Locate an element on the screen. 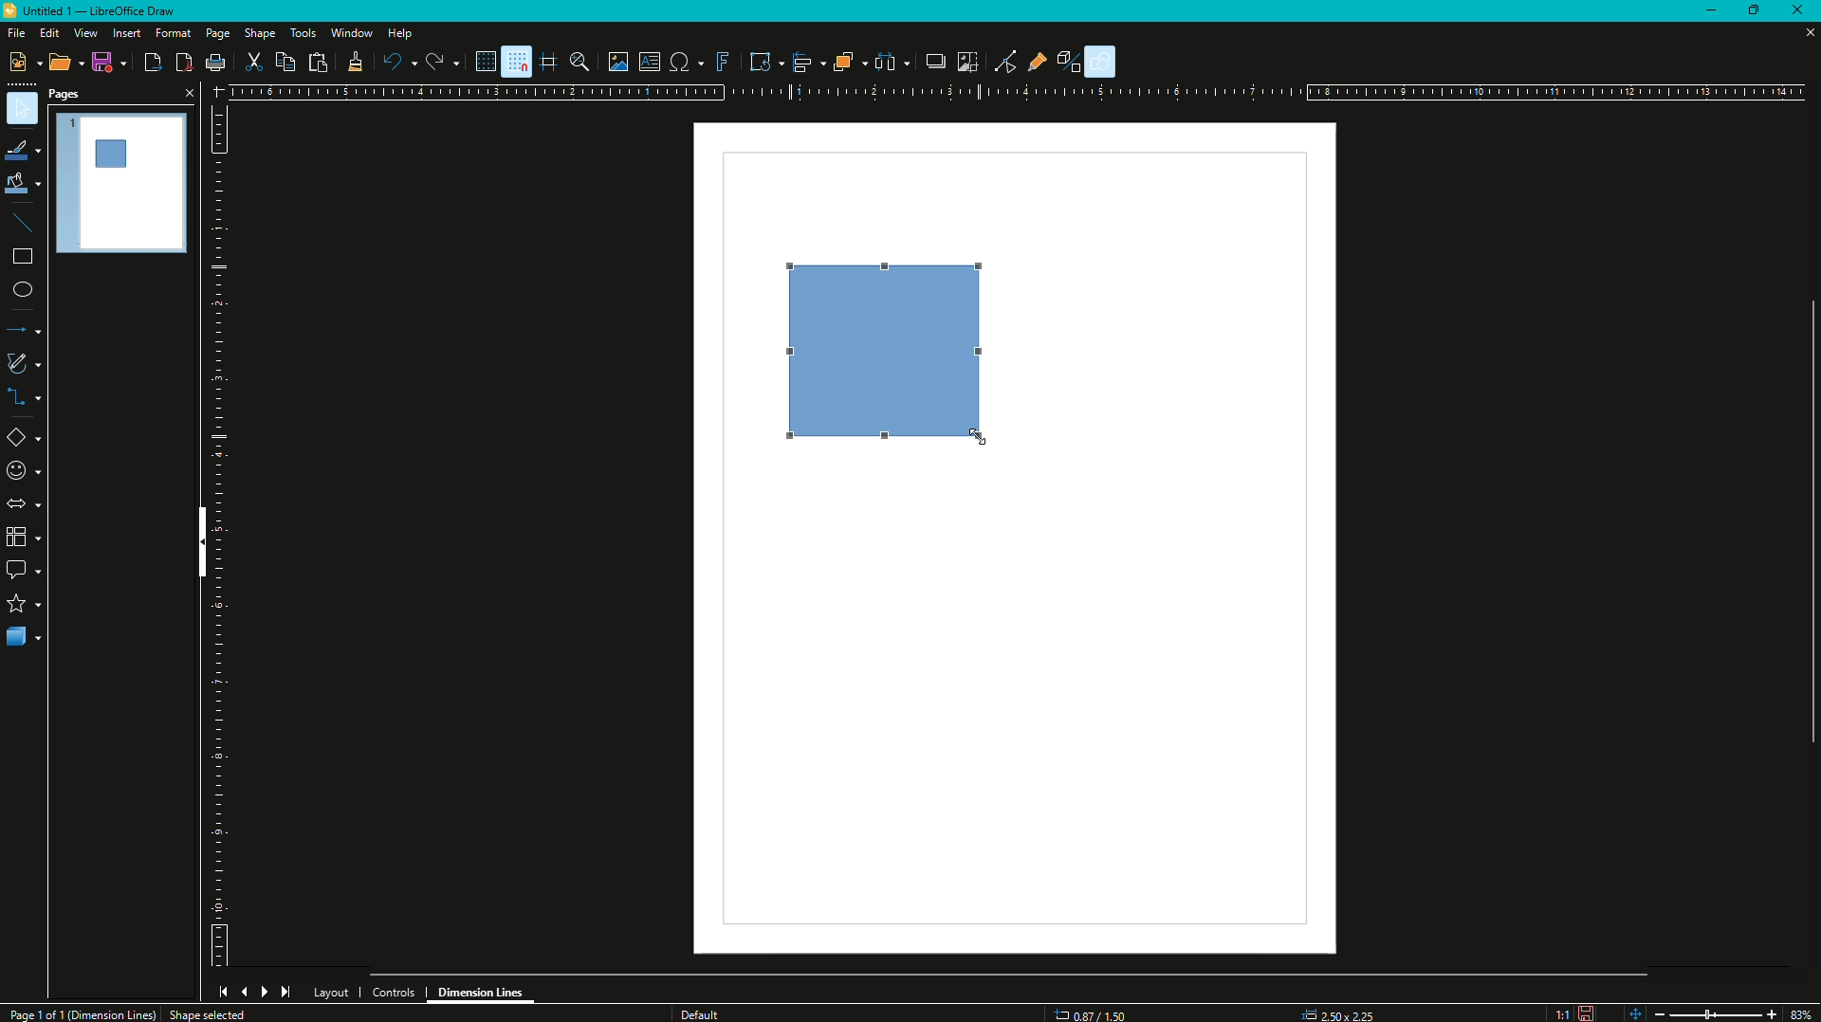 The height and width of the screenshot is (1022, 1821). Stars and Banners is located at coordinates (24, 605).